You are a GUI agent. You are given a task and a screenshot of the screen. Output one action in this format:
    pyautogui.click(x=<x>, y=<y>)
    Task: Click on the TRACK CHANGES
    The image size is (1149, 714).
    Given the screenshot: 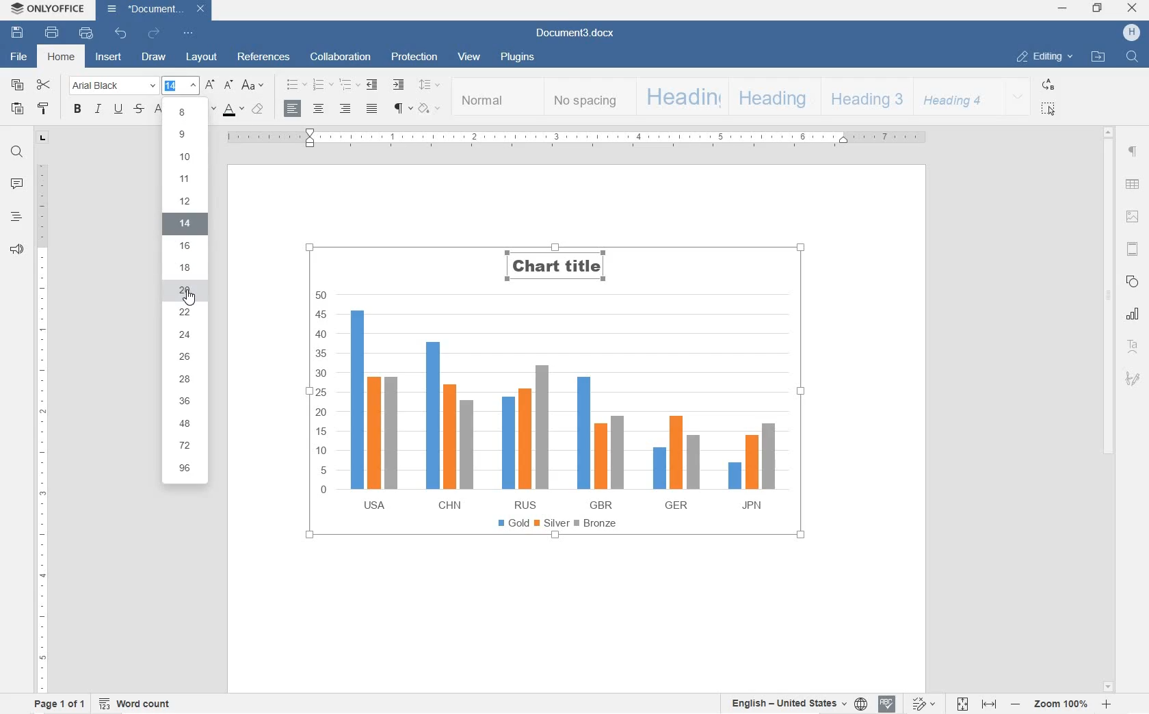 What is the action you would take?
    pyautogui.click(x=922, y=704)
    